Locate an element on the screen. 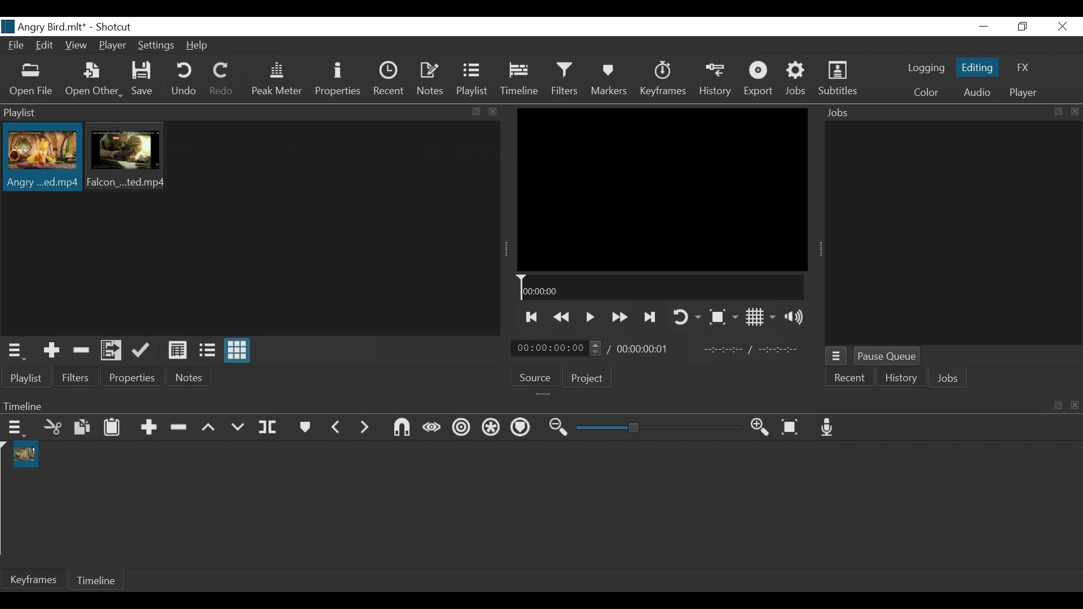 Image resolution: width=1083 pixels, height=609 pixels. Playlist is located at coordinates (474, 81).